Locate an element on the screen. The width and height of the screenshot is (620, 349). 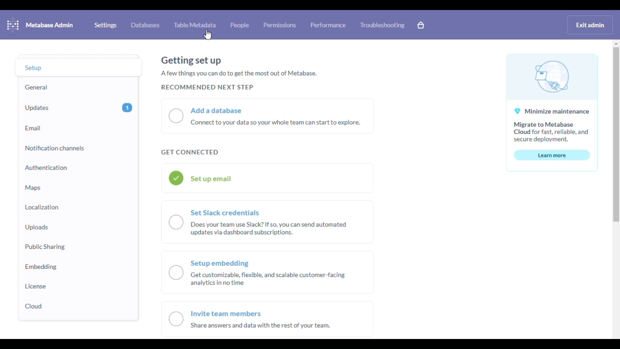
getting set up is located at coordinates (191, 60).